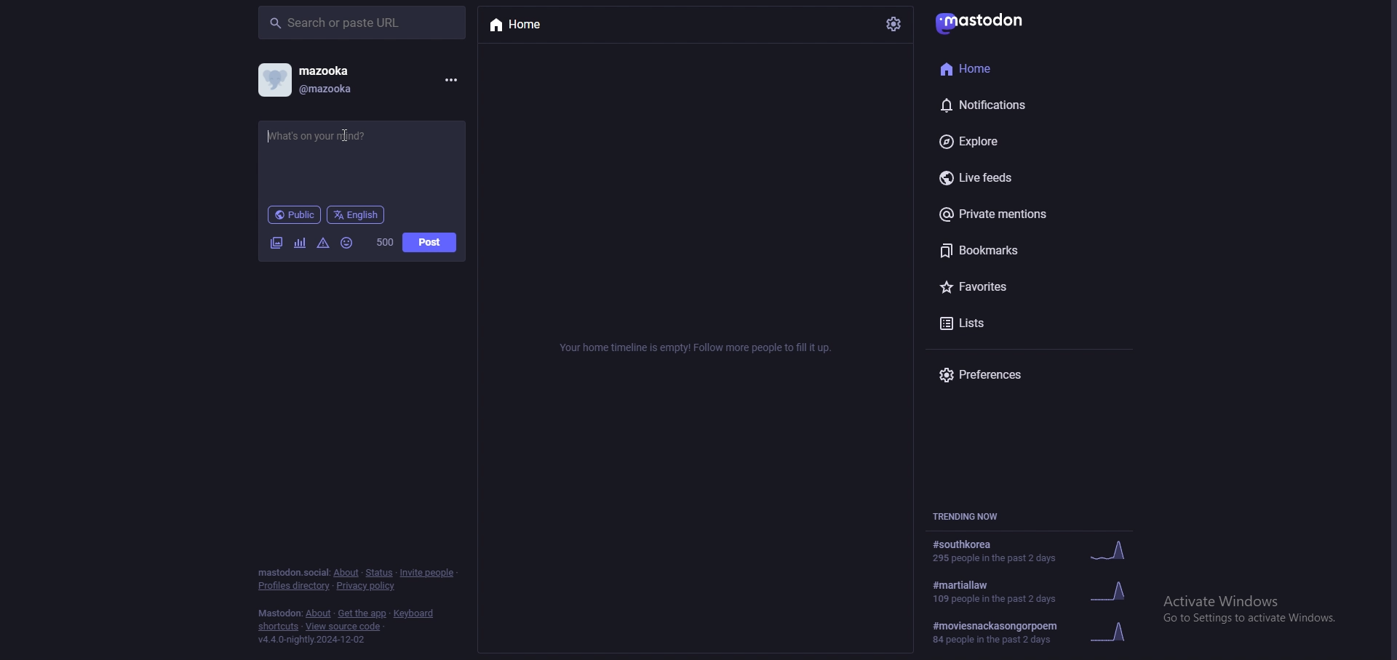  What do you see at coordinates (347, 243) in the screenshot?
I see `emoji` at bounding box center [347, 243].